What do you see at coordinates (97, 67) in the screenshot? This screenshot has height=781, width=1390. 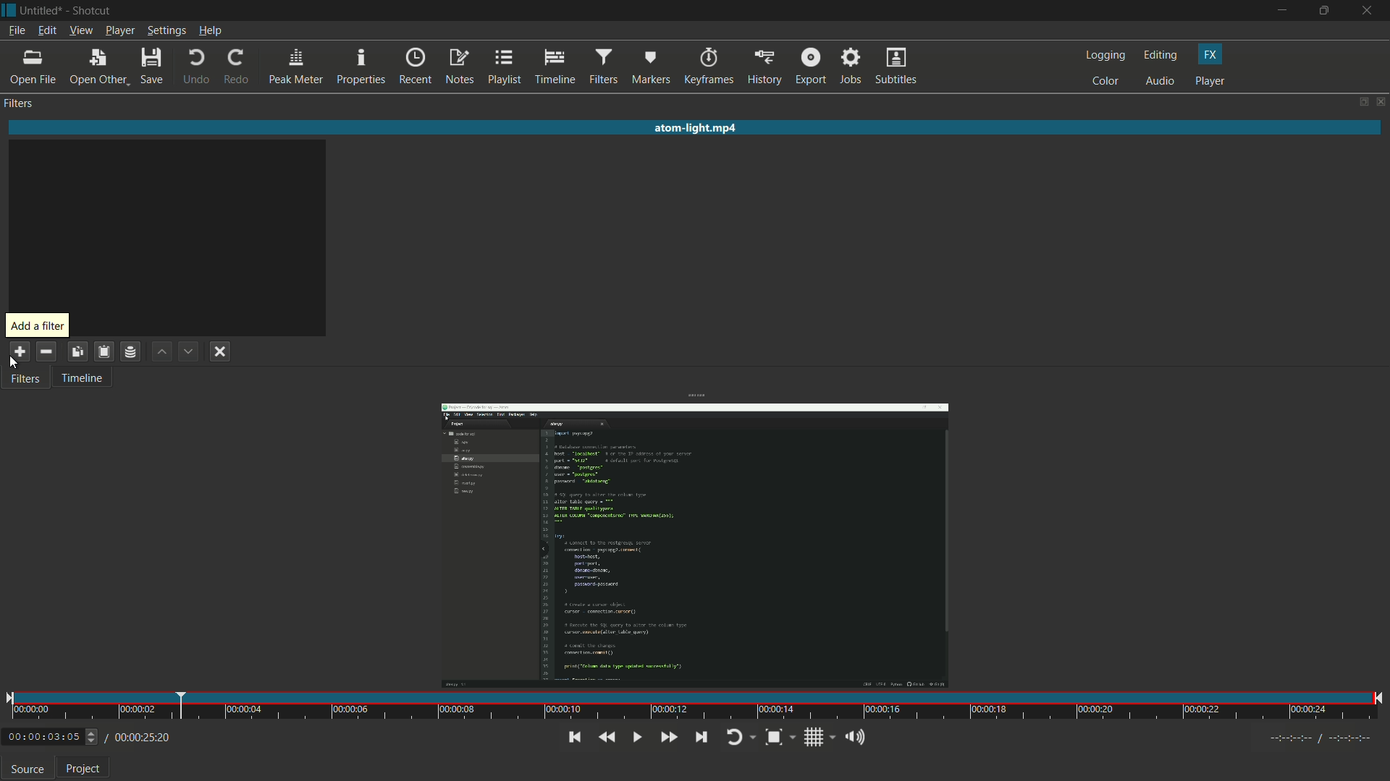 I see `open other` at bounding box center [97, 67].